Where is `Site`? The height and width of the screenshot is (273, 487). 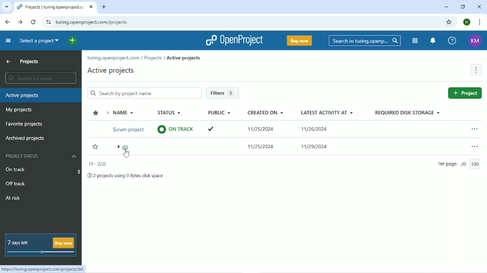 Site is located at coordinates (92, 22).